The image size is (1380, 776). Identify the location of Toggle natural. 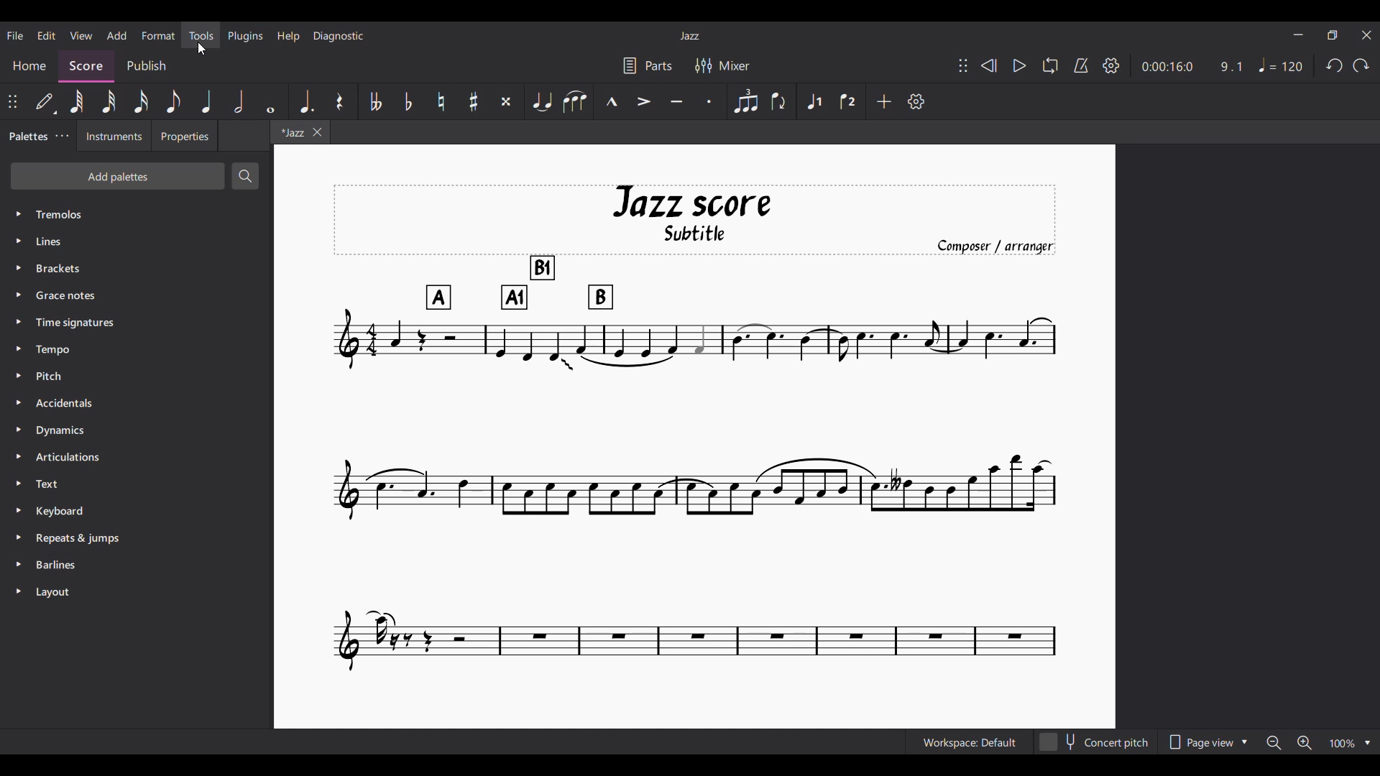
(441, 101).